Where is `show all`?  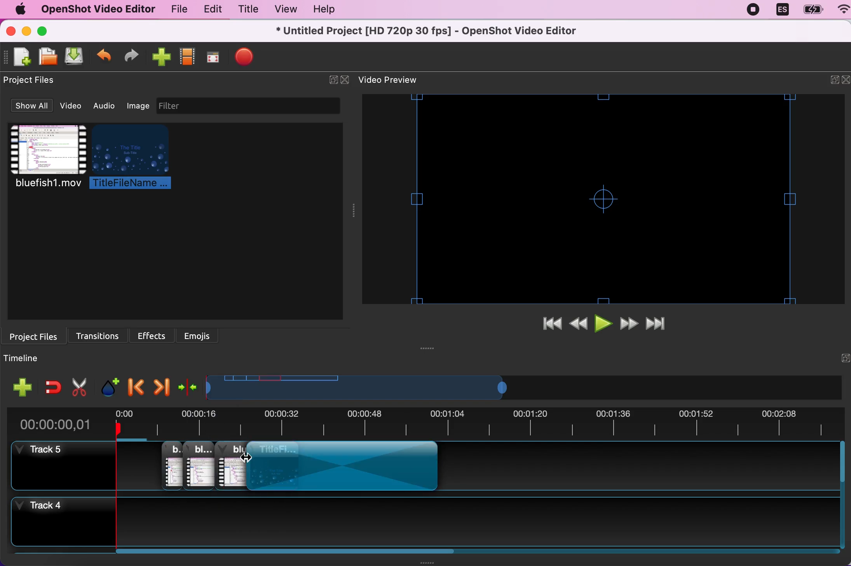
show all is located at coordinates (30, 107).